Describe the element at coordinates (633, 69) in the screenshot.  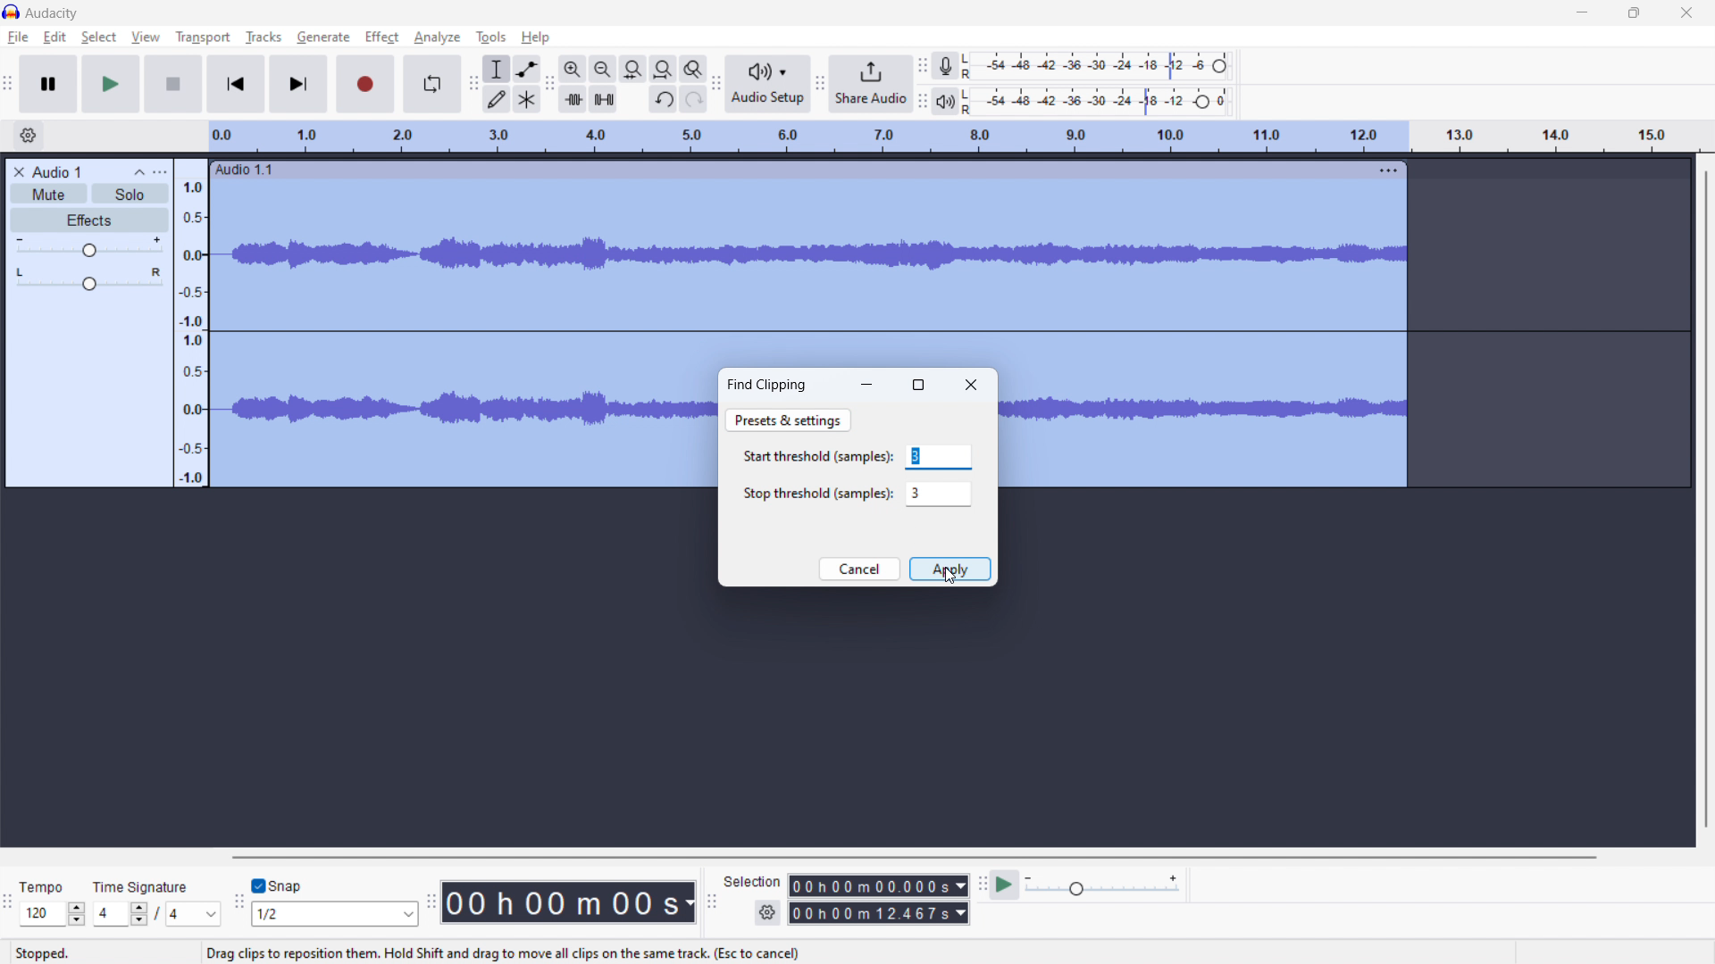
I see `fit selection to width` at that location.